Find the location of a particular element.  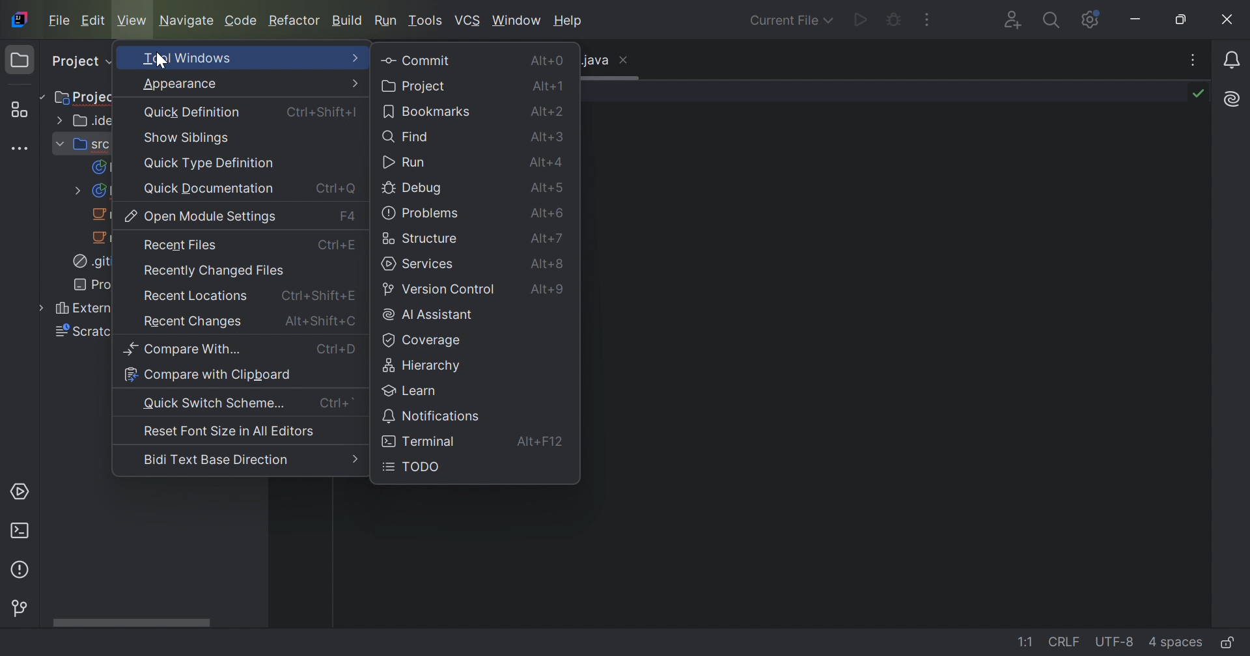

Recent changes is located at coordinates (194, 323).